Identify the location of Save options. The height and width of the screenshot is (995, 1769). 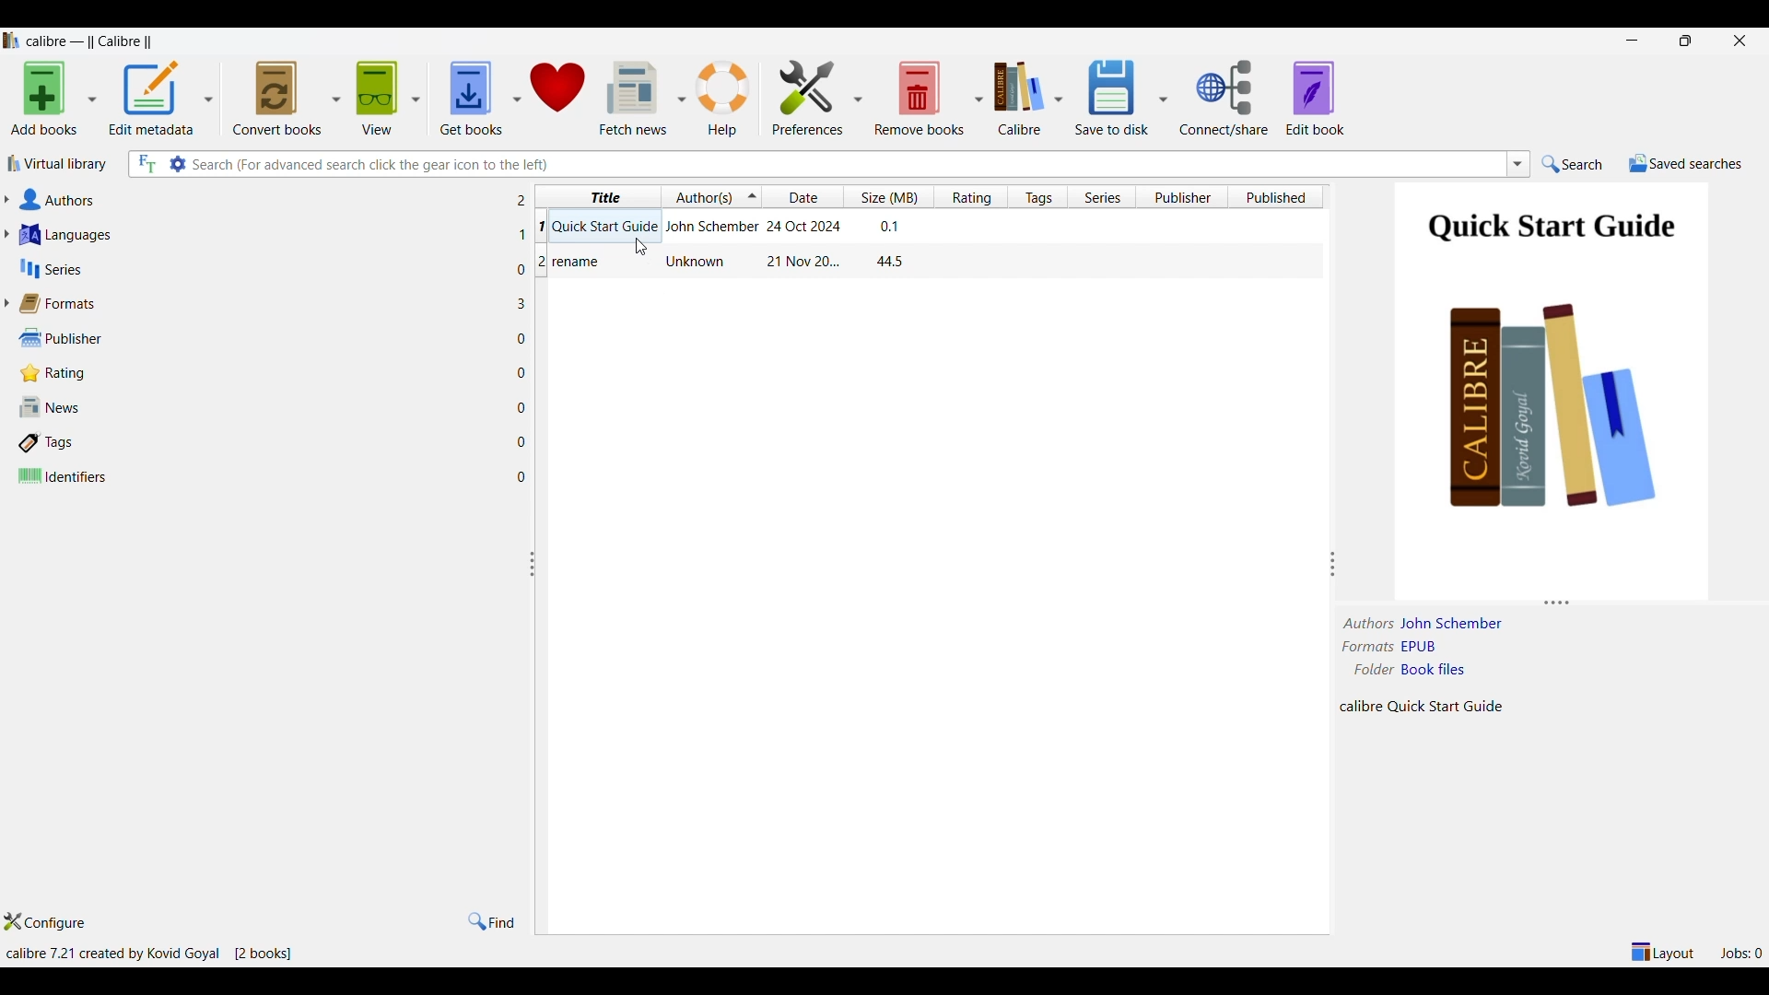
(1164, 98).